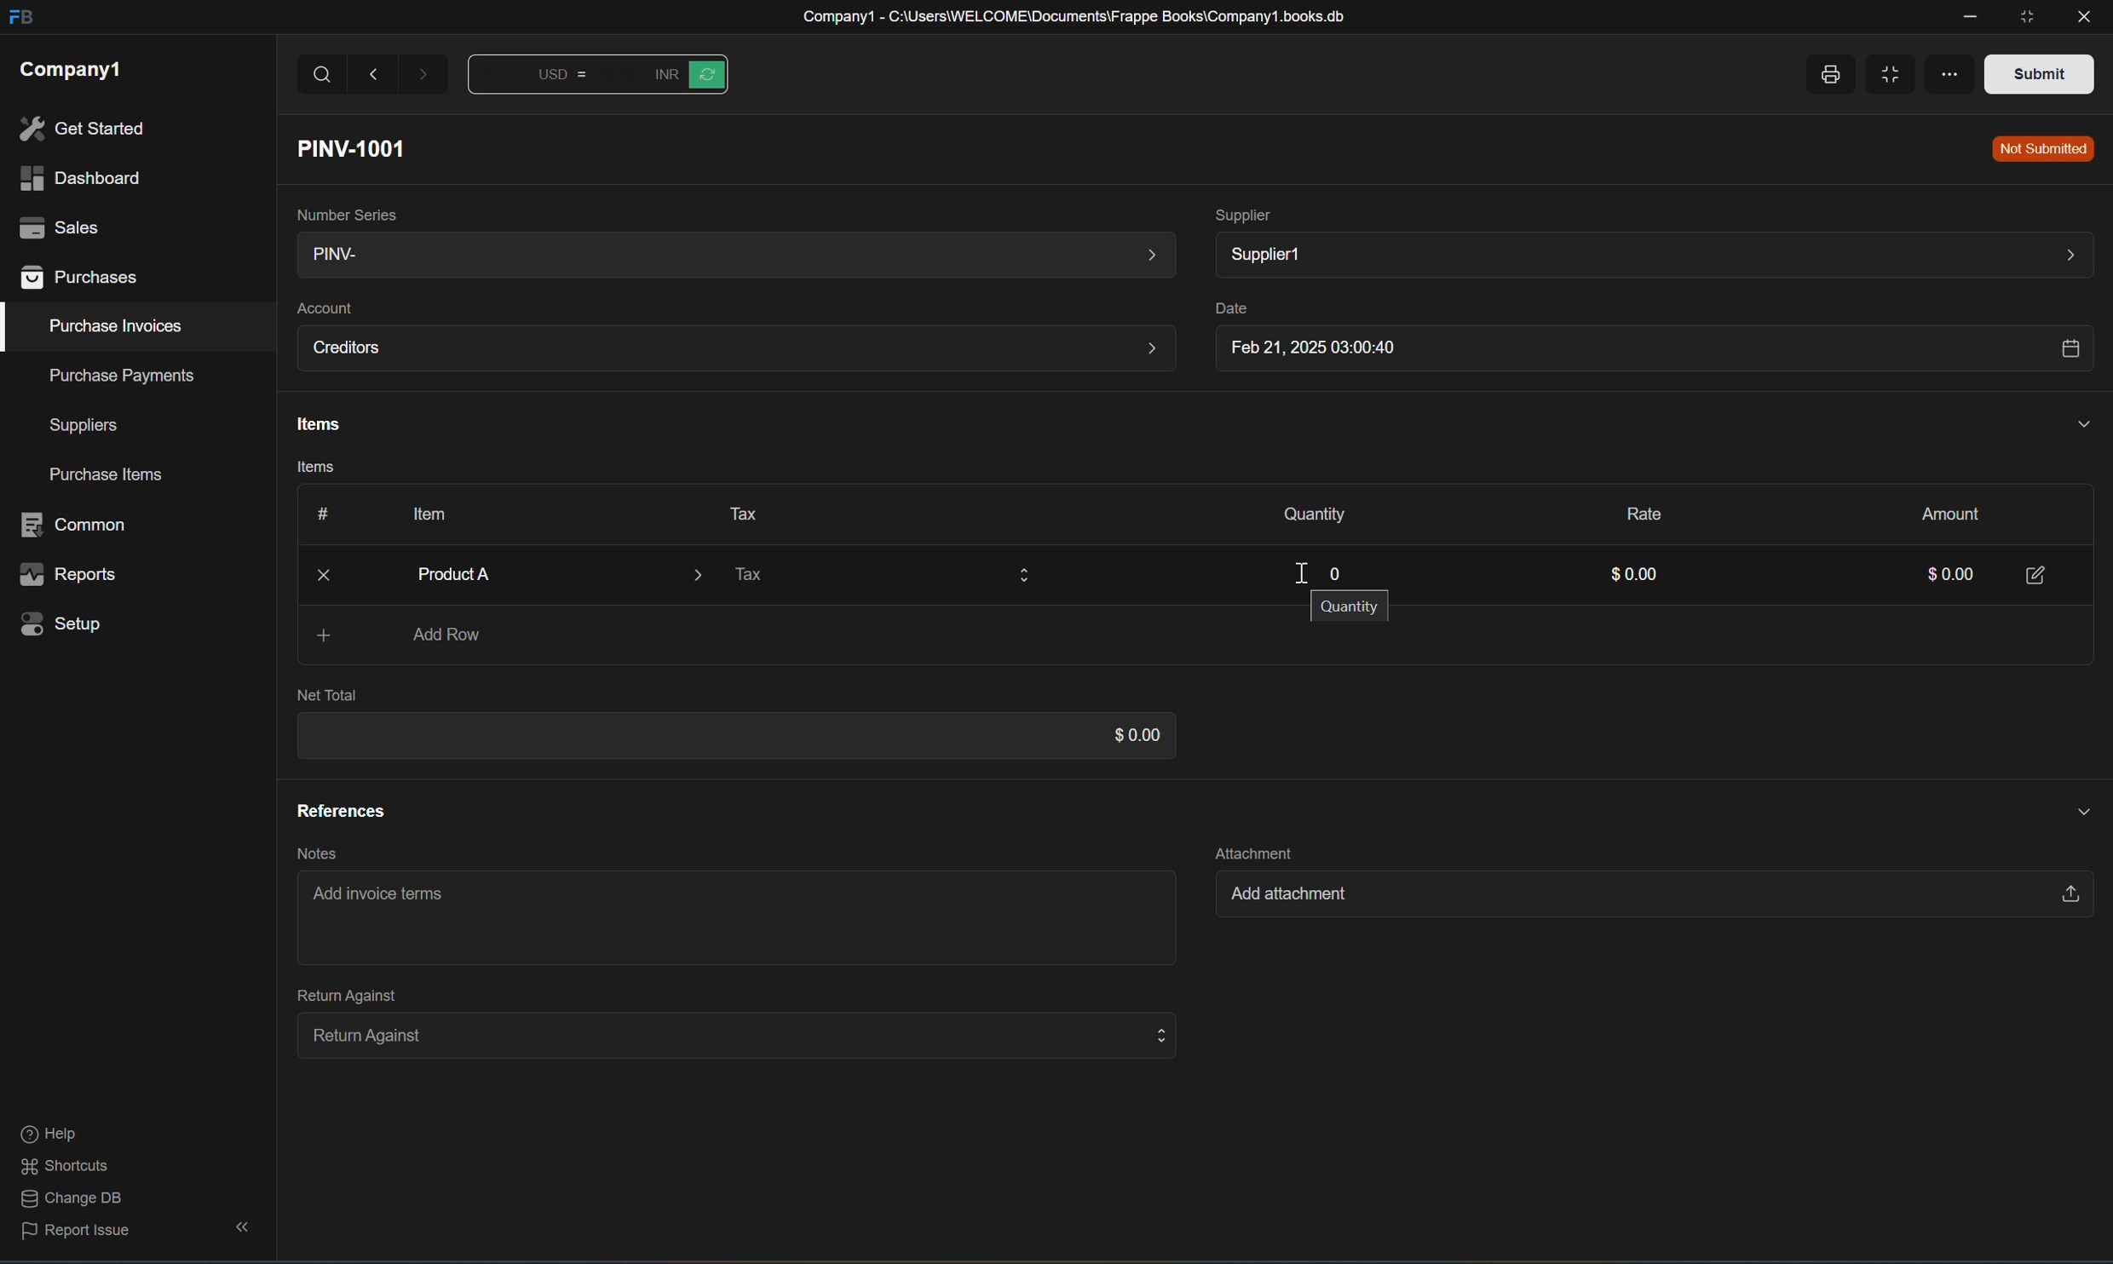  Describe the element at coordinates (109, 375) in the screenshot. I see `purchase payments` at that location.